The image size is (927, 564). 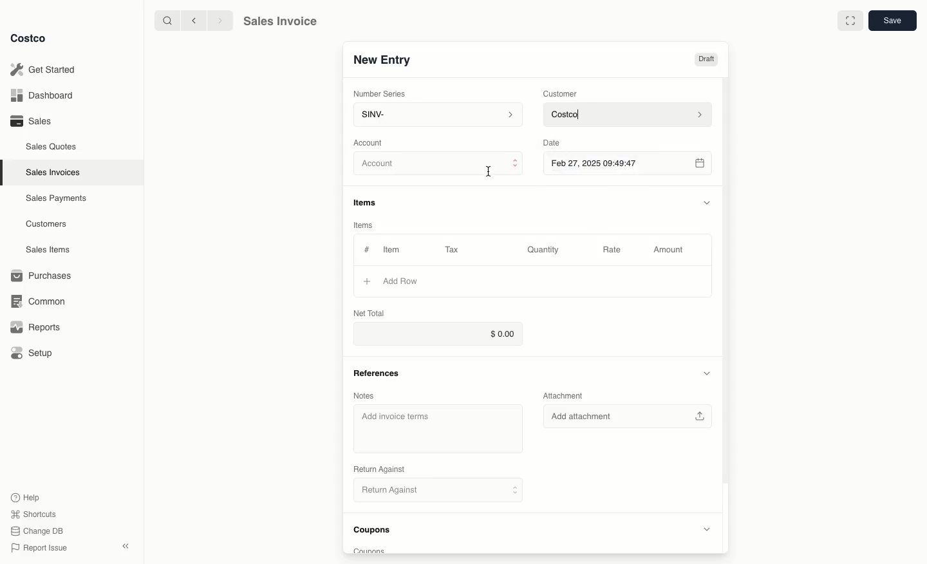 What do you see at coordinates (39, 548) in the screenshot?
I see `Report Issue` at bounding box center [39, 548].